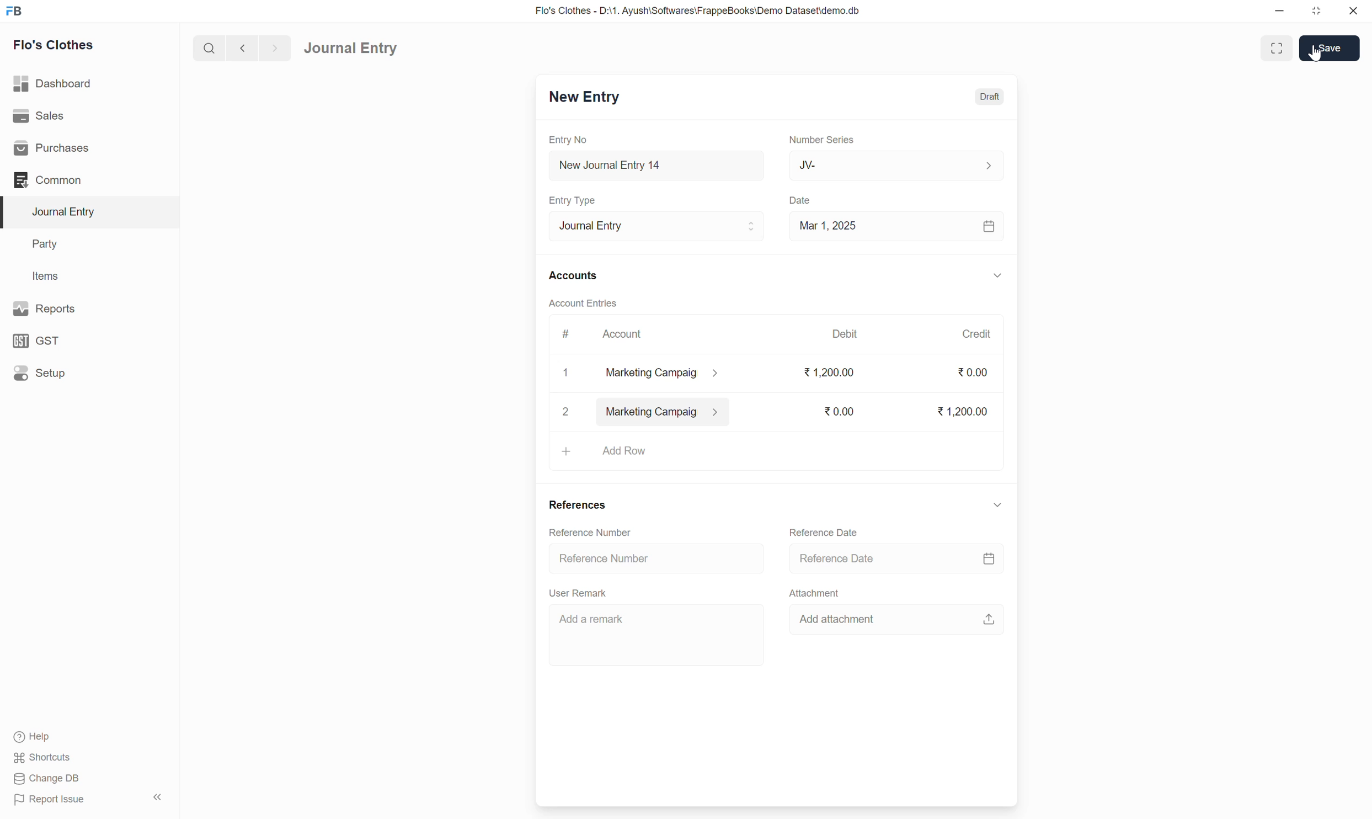 The height and width of the screenshot is (819, 1372). What do you see at coordinates (46, 778) in the screenshot?
I see `Change DB` at bounding box center [46, 778].